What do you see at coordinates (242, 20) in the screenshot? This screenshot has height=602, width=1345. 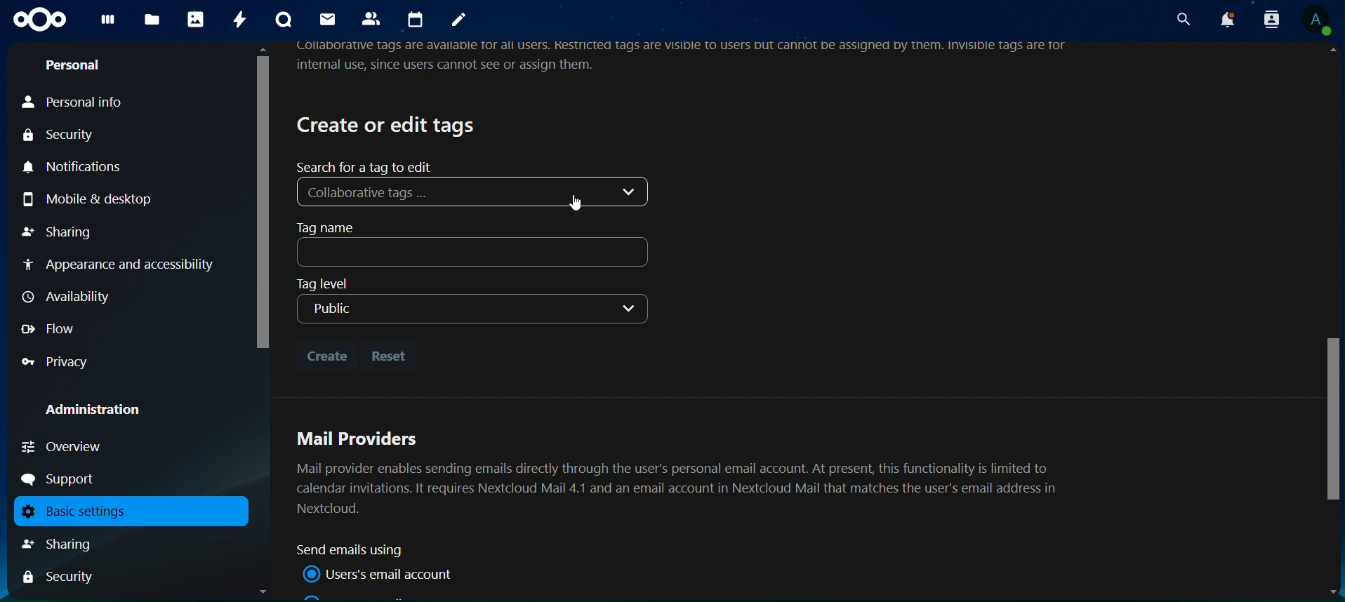 I see `activity` at bounding box center [242, 20].